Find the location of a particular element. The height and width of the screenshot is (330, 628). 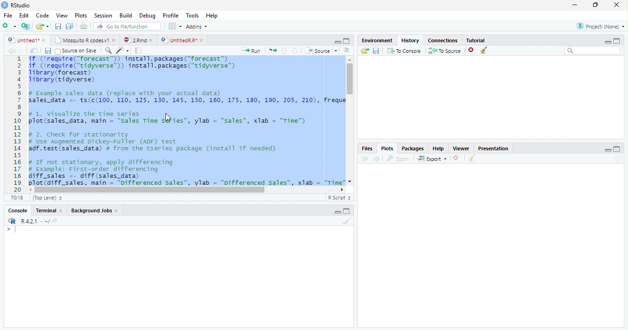

UntitledR.R is located at coordinates (184, 40).